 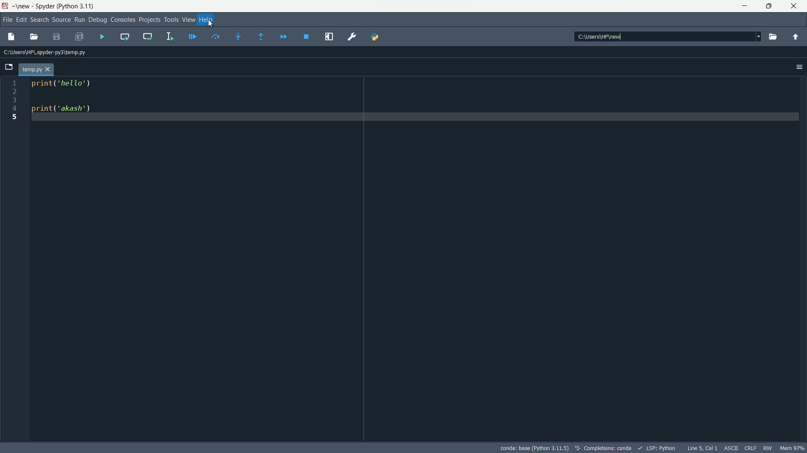 I want to click on open file, so click(x=34, y=36).